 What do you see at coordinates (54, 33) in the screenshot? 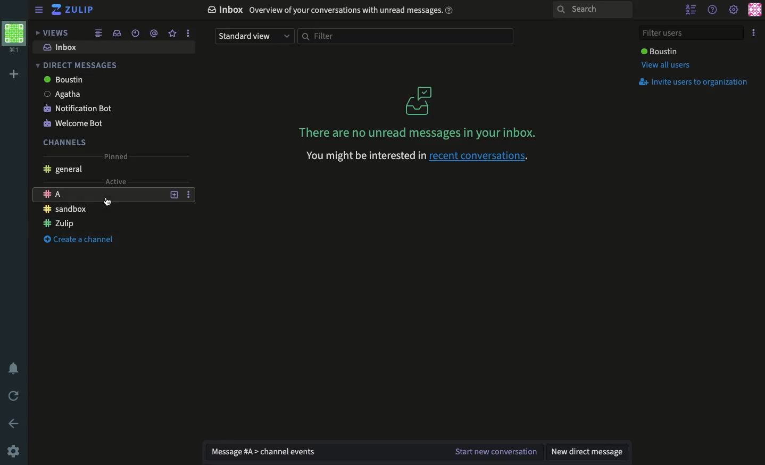
I see `Views` at bounding box center [54, 33].